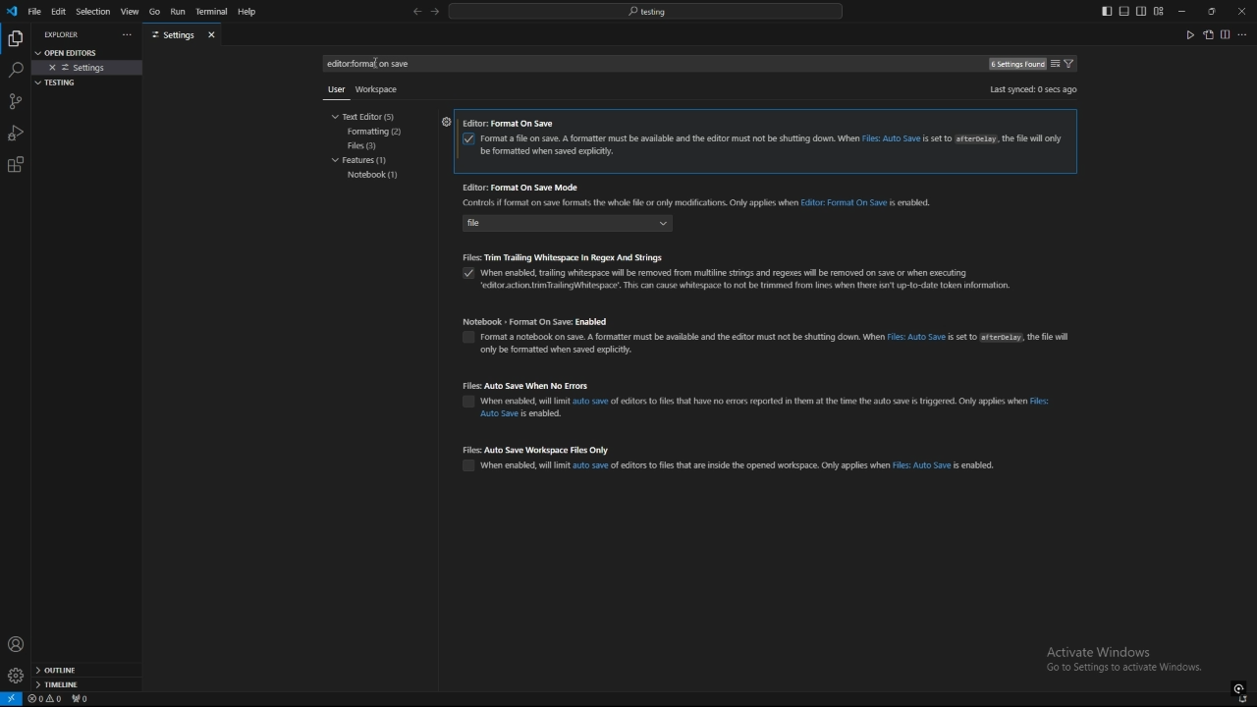 The width and height of the screenshot is (1257, 707). Describe the element at coordinates (738, 465) in the screenshot. I see `files auto save workspace files only informations` at that location.